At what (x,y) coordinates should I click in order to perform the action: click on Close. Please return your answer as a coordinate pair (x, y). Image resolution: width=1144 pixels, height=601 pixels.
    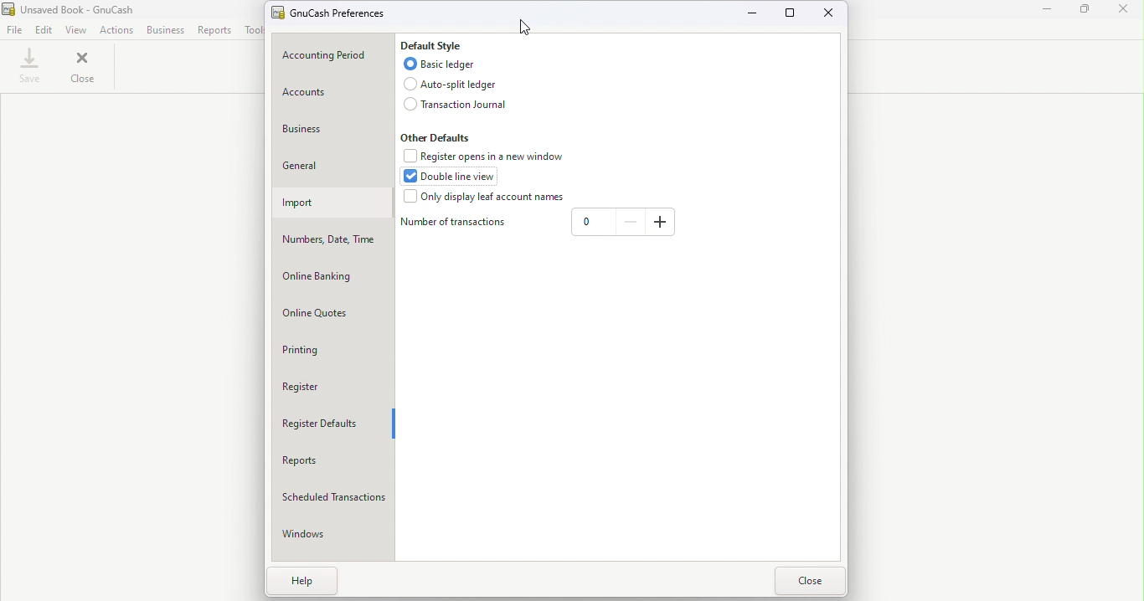
    Looking at the image, I should click on (831, 14).